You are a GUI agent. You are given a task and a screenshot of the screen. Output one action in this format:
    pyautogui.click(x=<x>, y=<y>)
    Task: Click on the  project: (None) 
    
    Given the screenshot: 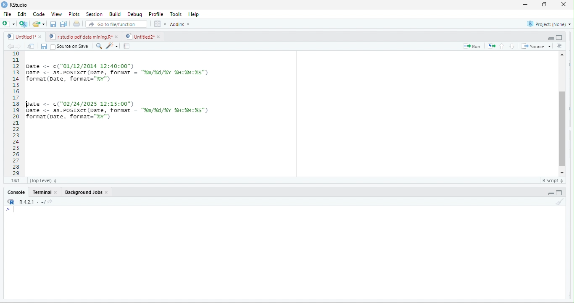 What is the action you would take?
    pyautogui.click(x=548, y=24)
    